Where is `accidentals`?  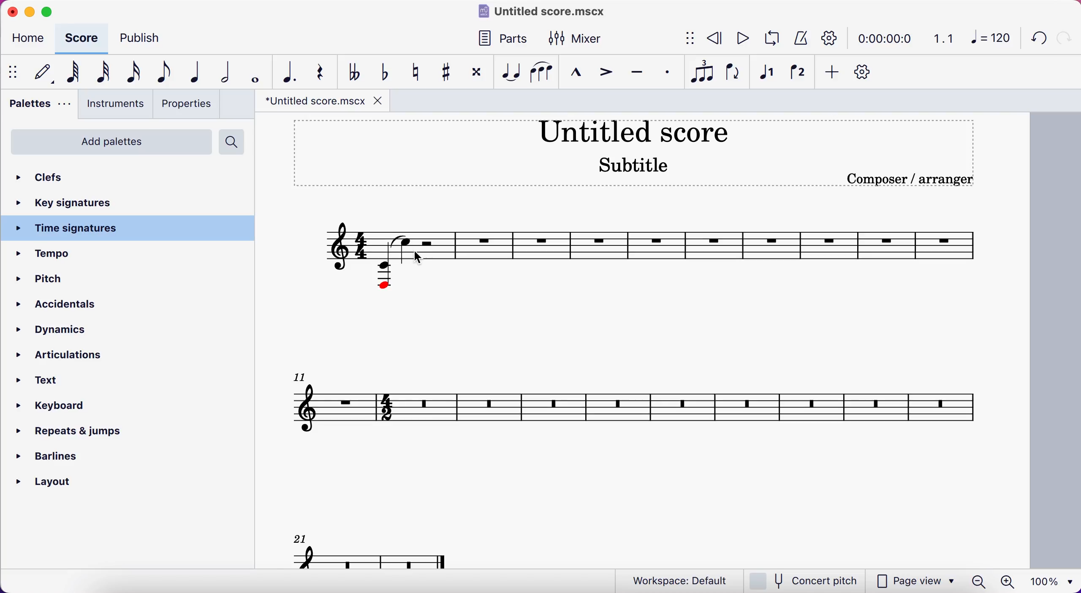
accidentals is located at coordinates (64, 305).